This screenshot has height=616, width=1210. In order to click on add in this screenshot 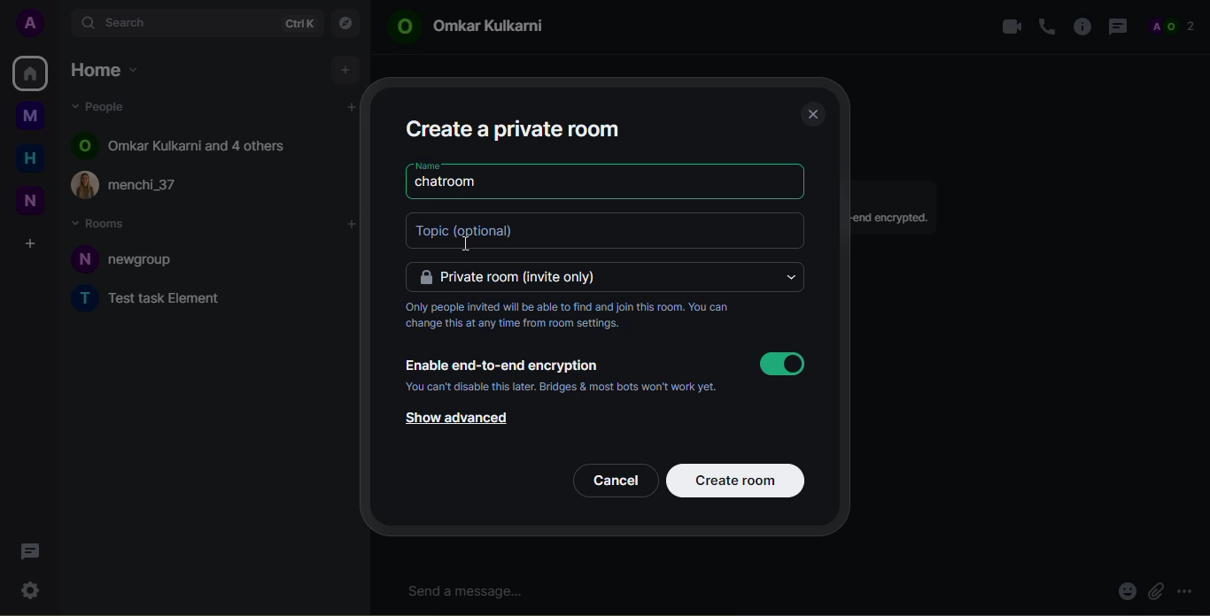, I will do `click(345, 69)`.